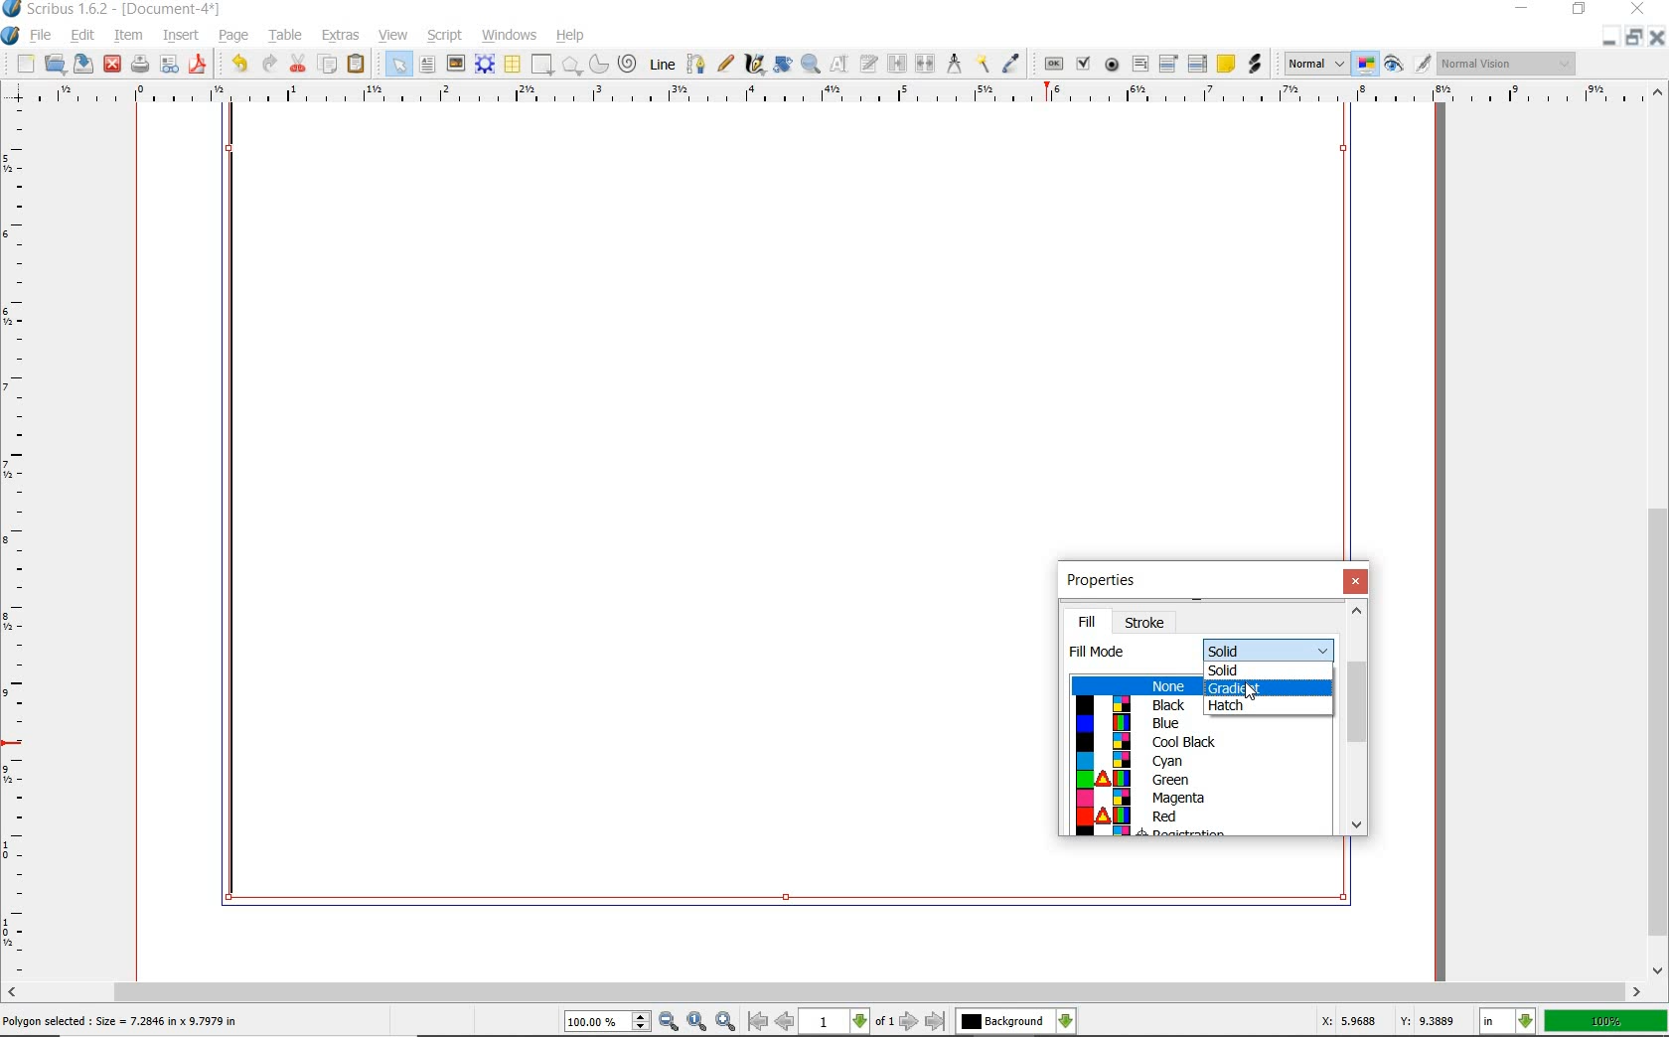  I want to click on shape, so click(542, 66).